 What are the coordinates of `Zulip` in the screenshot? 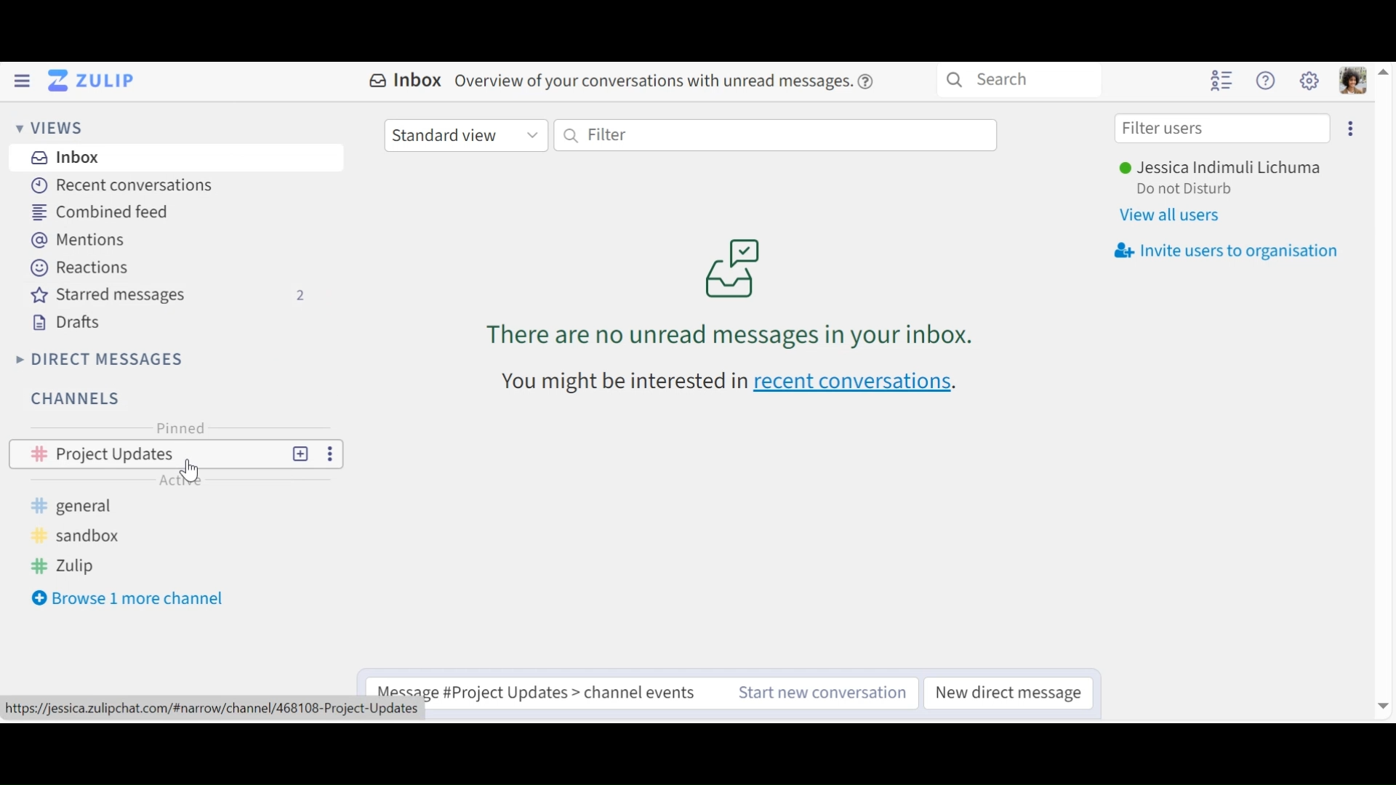 It's located at (68, 568).